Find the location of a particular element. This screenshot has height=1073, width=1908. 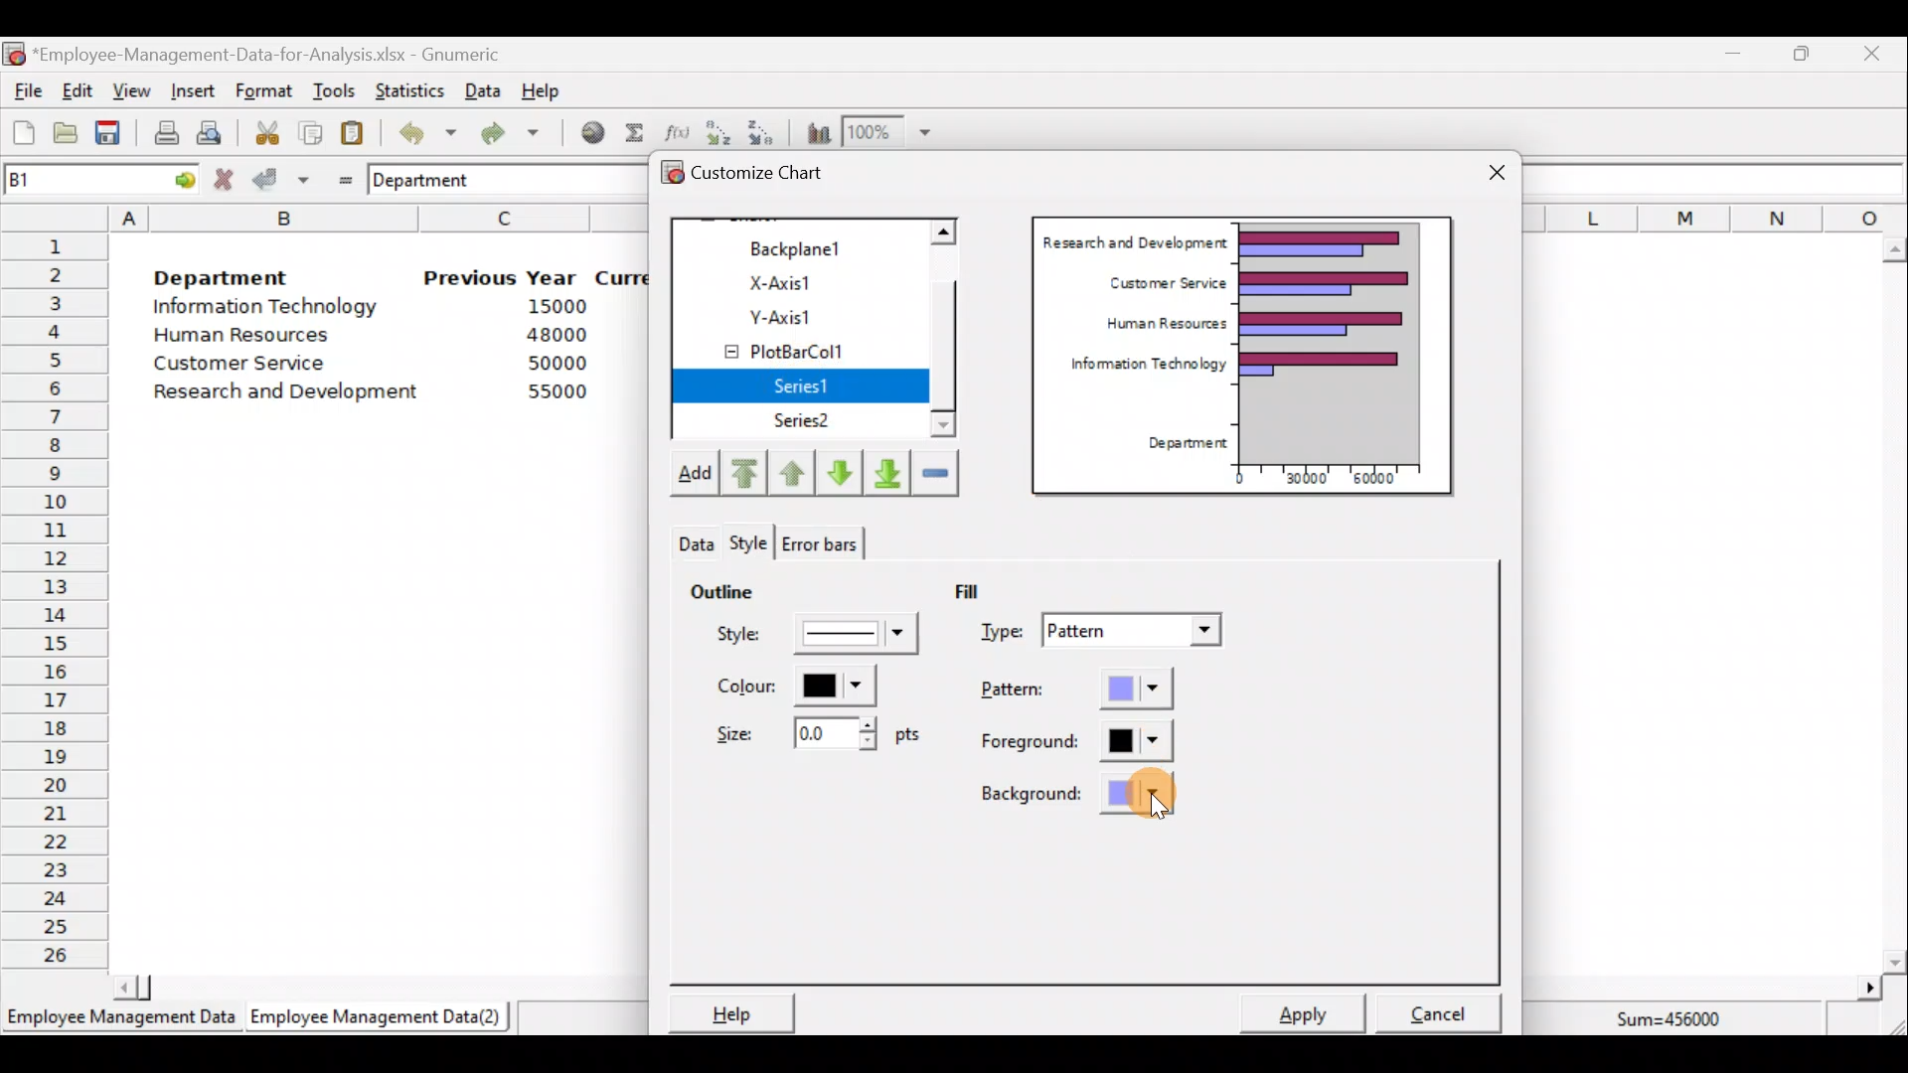

Minimize is located at coordinates (1729, 58).